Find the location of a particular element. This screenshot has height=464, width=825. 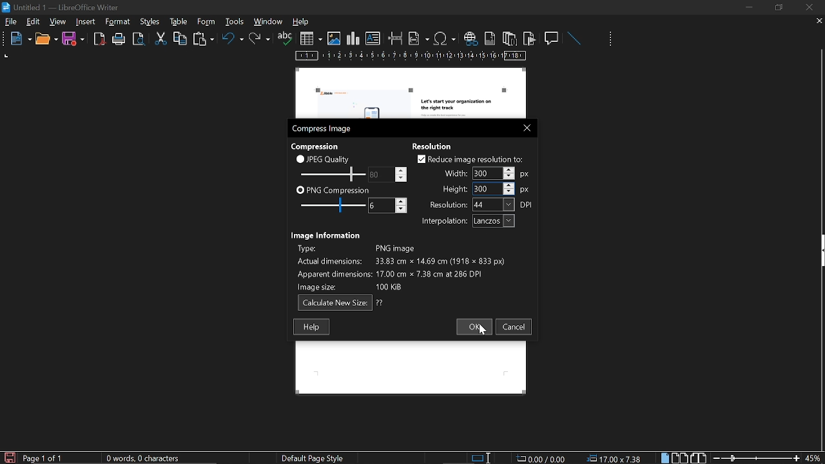

table is located at coordinates (206, 21).